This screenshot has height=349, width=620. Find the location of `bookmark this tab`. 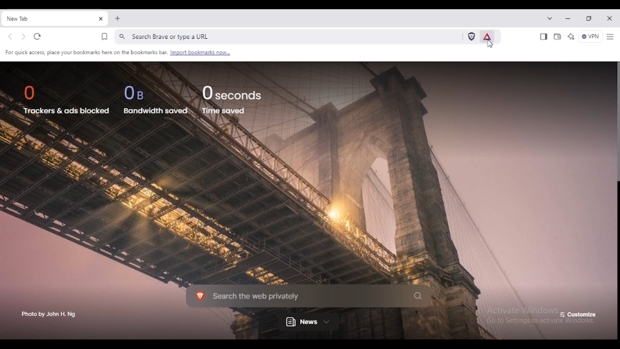

bookmark this tab is located at coordinates (105, 37).